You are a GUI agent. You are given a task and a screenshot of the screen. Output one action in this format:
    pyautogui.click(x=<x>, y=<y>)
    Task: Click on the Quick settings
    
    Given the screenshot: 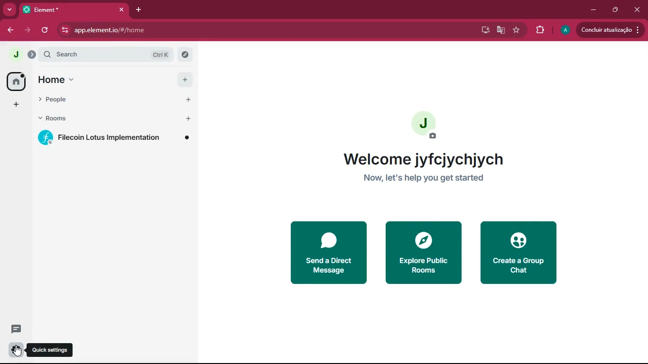 What is the action you would take?
    pyautogui.click(x=51, y=350)
    